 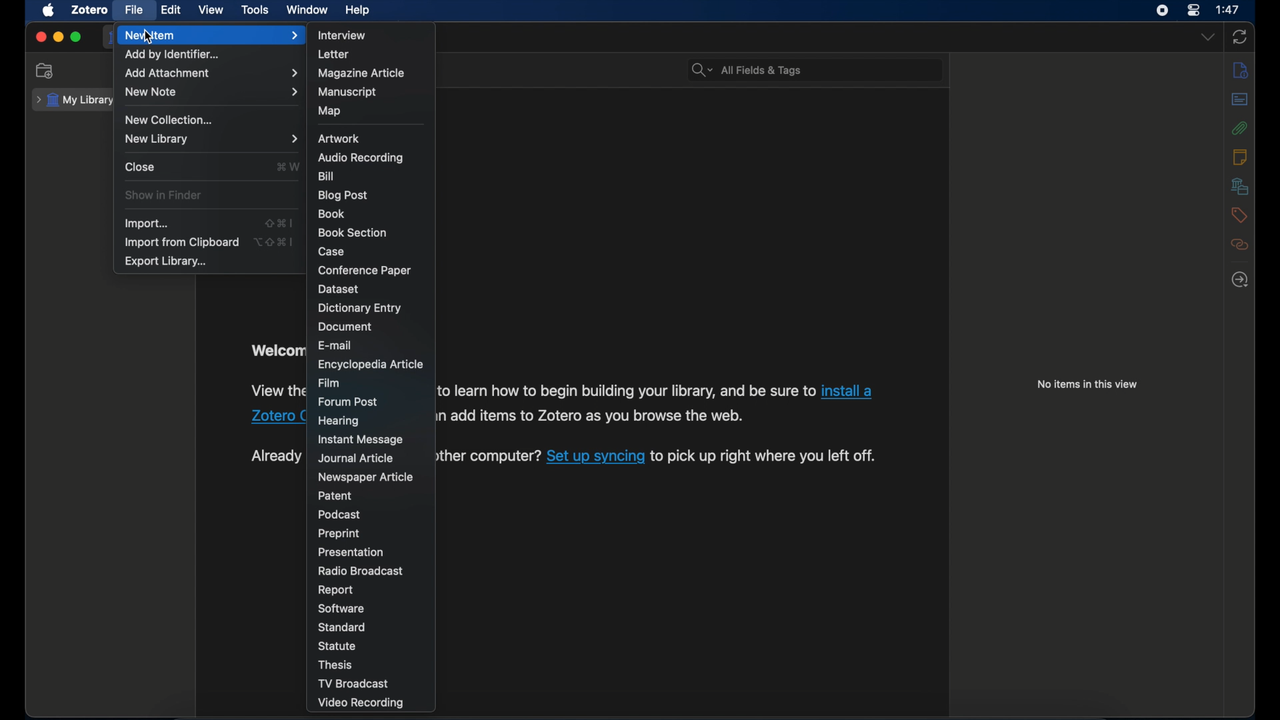 I want to click on maximize, so click(x=77, y=37).